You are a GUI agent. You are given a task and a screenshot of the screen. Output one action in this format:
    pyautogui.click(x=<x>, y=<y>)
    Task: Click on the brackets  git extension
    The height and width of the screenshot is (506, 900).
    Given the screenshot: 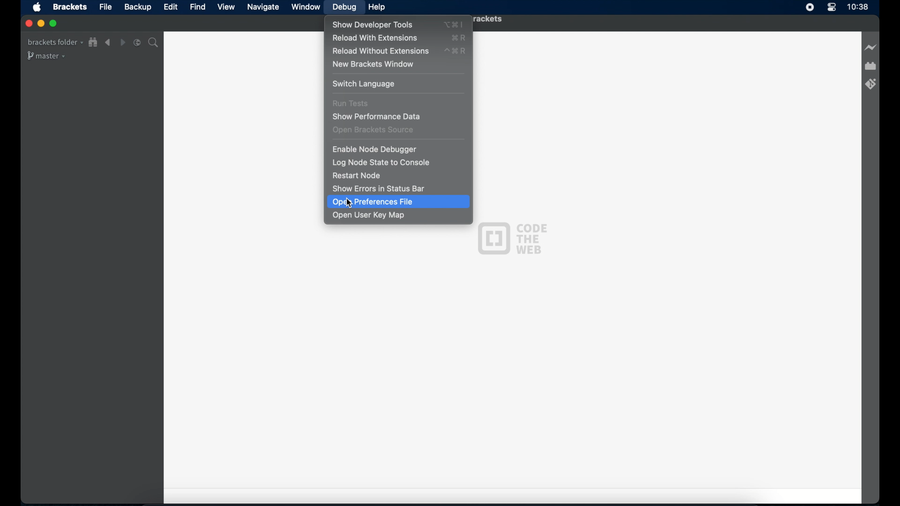 What is the action you would take?
    pyautogui.click(x=870, y=84)
    